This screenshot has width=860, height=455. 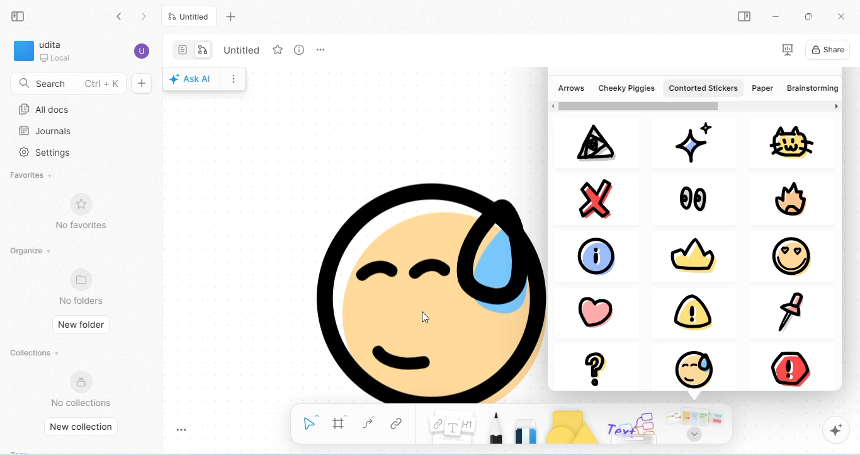 What do you see at coordinates (300, 50) in the screenshot?
I see `view info` at bounding box center [300, 50].